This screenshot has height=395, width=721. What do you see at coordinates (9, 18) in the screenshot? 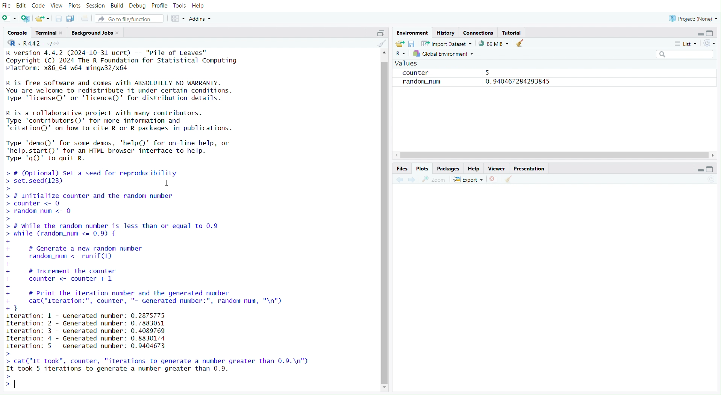
I see `New File` at bounding box center [9, 18].